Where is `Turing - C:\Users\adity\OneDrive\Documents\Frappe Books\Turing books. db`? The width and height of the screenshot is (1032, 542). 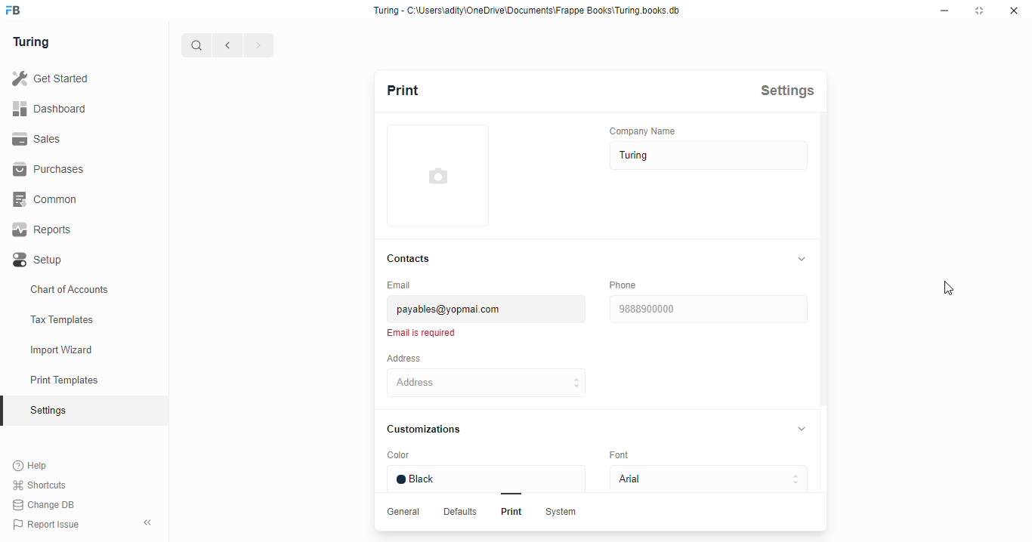
Turing - C:\Users\adity\OneDrive\Documents\Frappe Books\Turing books. db is located at coordinates (530, 11).